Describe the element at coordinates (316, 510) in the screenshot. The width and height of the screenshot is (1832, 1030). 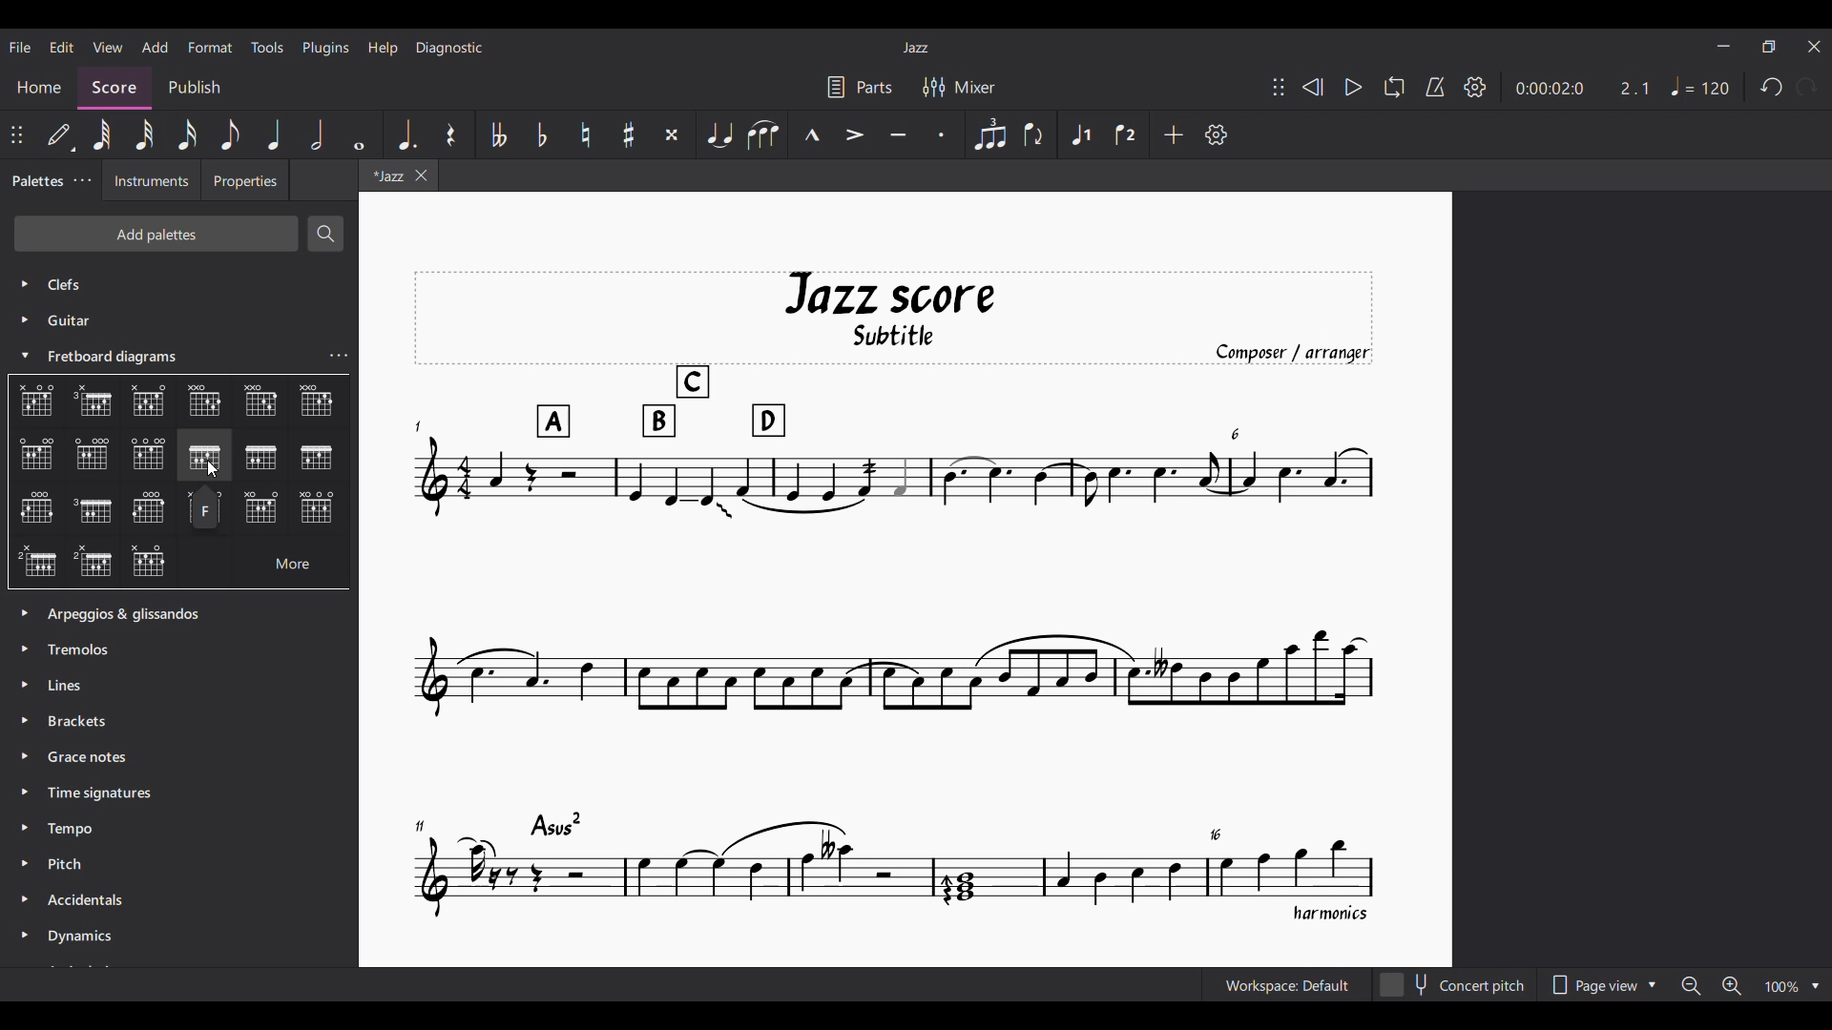
I see `Chart 16` at that location.